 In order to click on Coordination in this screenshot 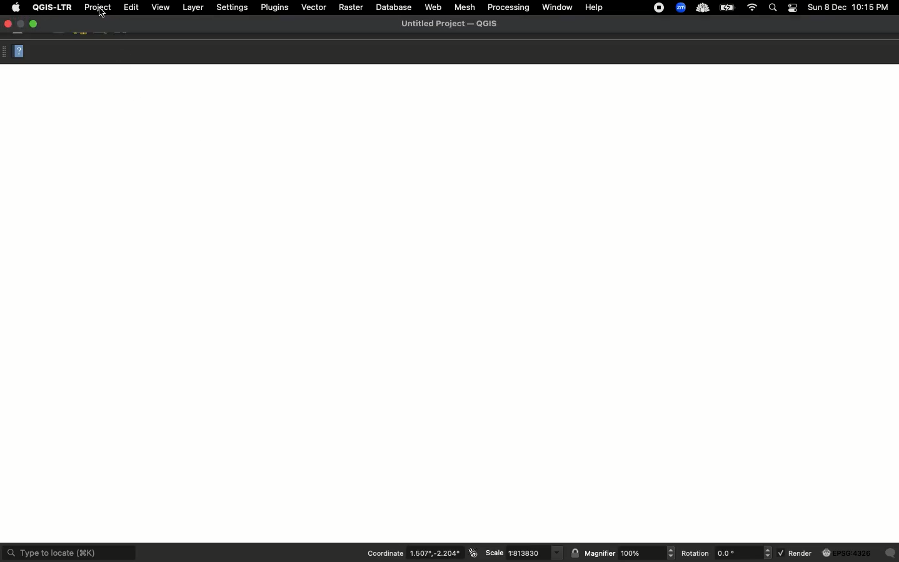, I will do `click(384, 553)`.